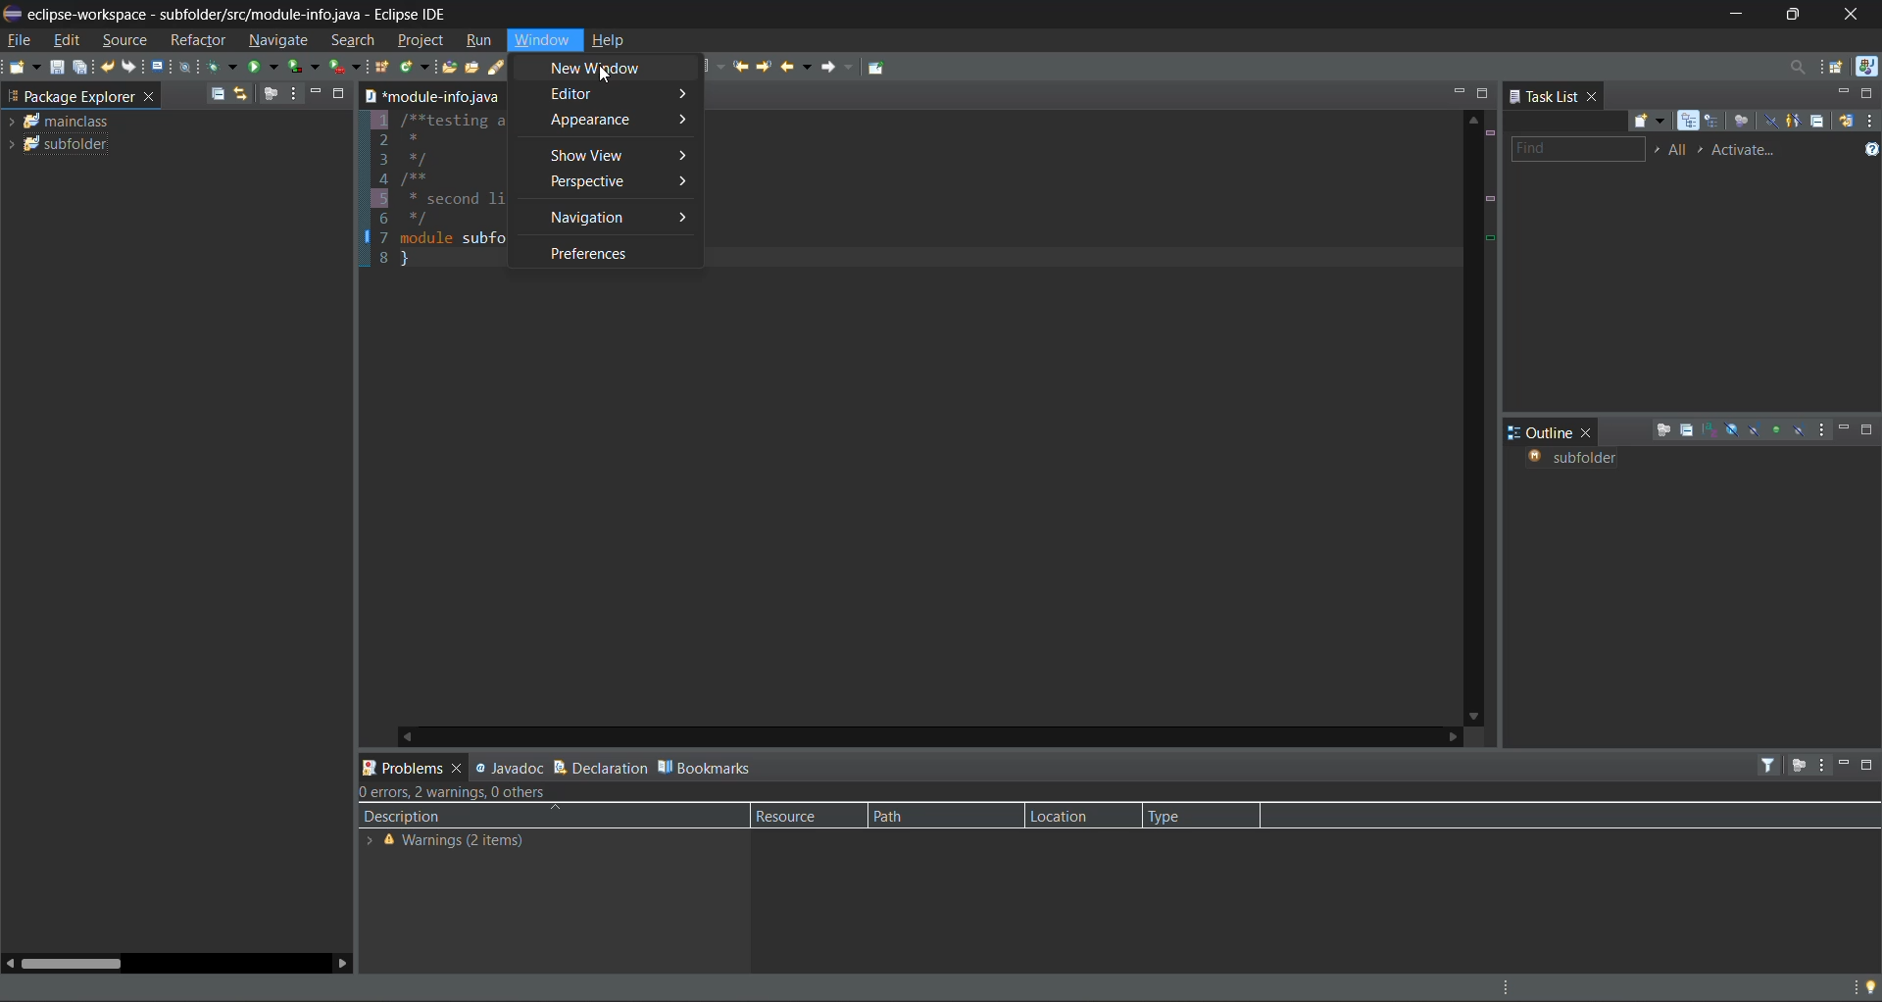 This screenshot has height=1002, width=1882. What do you see at coordinates (223, 67) in the screenshot?
I see `debug` at bounding box center [223, 67].